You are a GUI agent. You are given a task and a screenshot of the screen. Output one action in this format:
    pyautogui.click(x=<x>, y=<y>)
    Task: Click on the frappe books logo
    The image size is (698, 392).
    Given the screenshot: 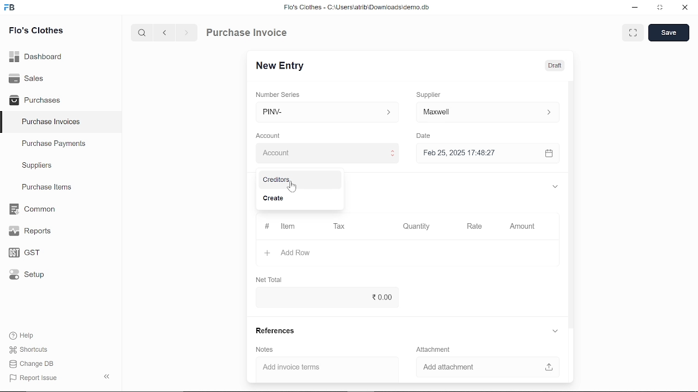 What is the action you would take?
    pyautogui.click(x=12, y=8)
    